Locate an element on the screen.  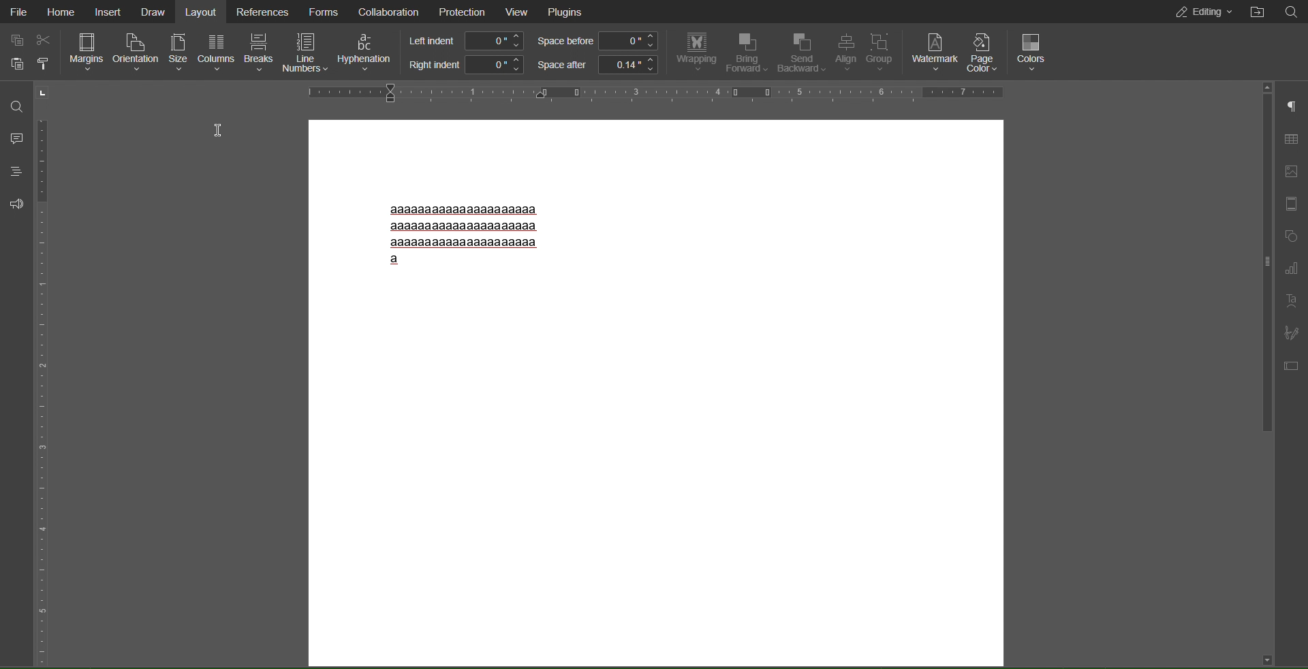
References is located at coordinates (262, 12).